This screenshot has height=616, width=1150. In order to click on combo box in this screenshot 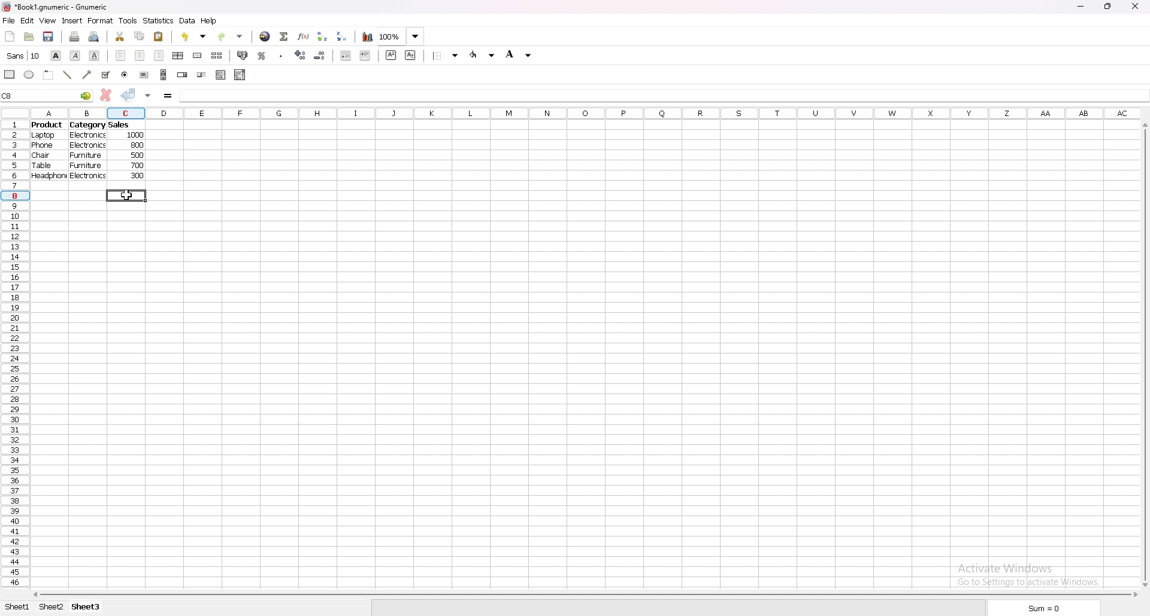, I will do `click(241, 74)`.